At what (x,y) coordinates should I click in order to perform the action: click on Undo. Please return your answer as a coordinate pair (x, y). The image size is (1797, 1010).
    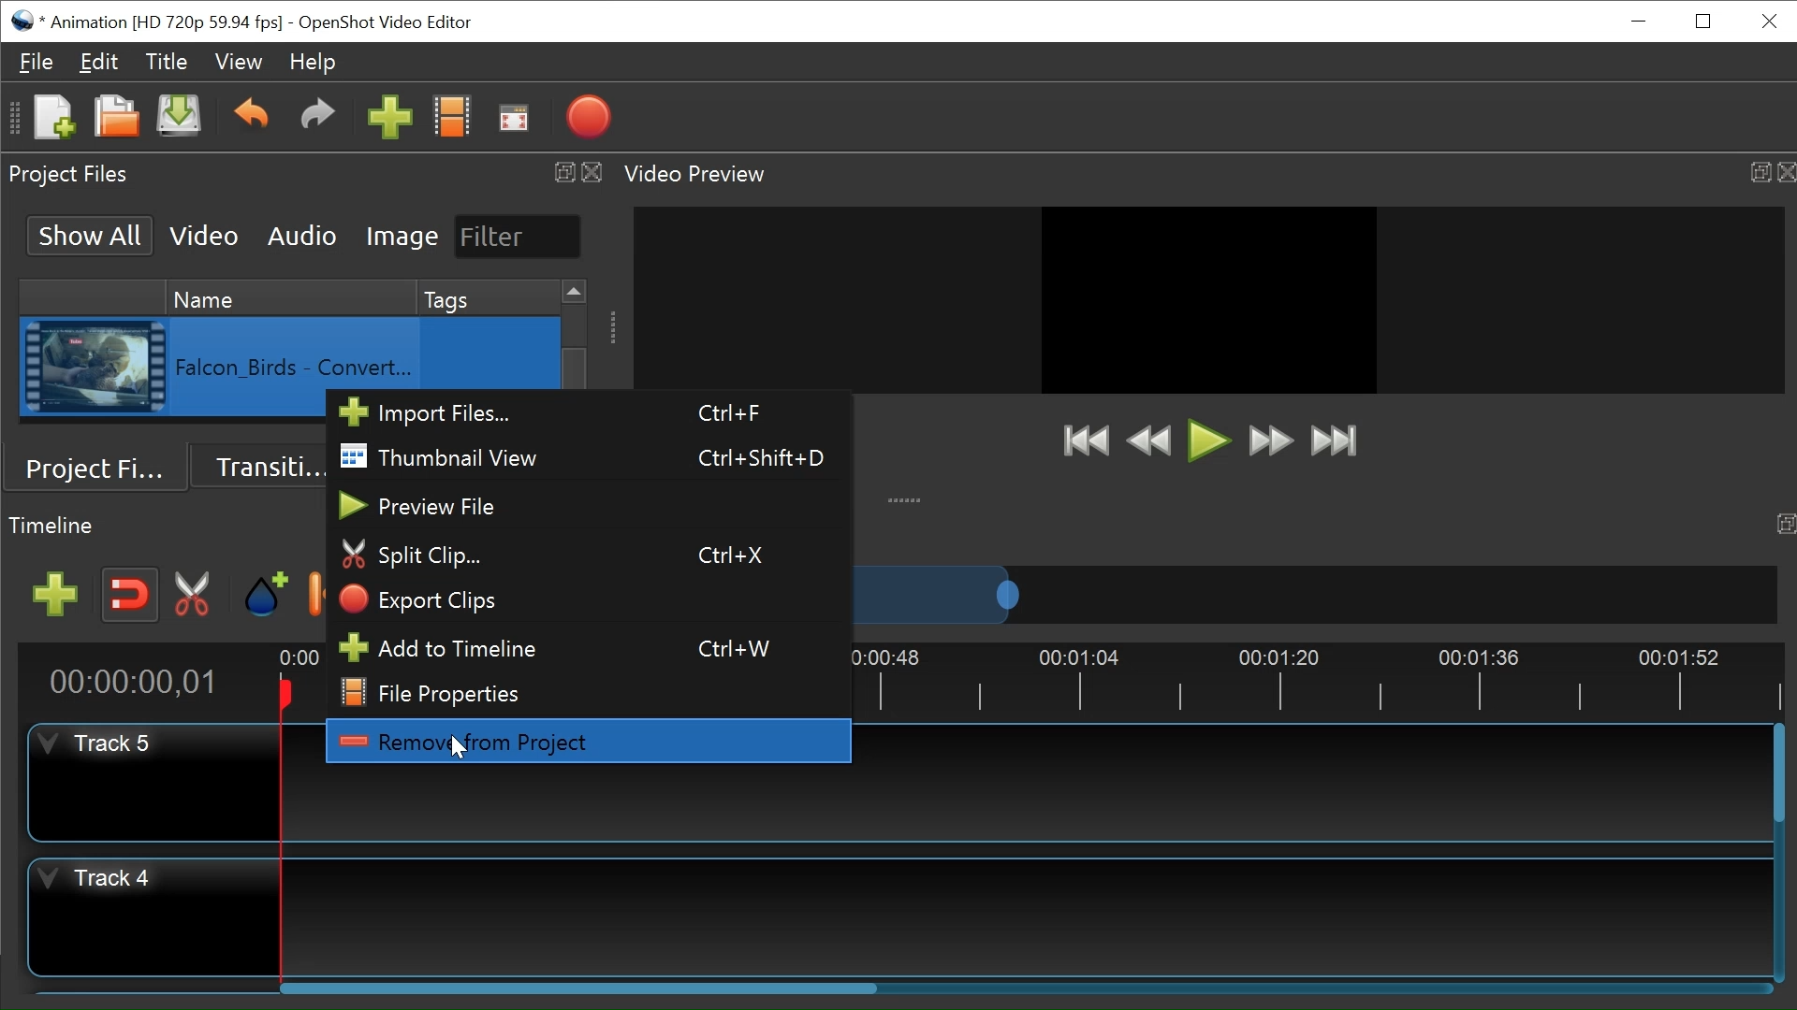
    Looking at the image, I should click on (251, 119).